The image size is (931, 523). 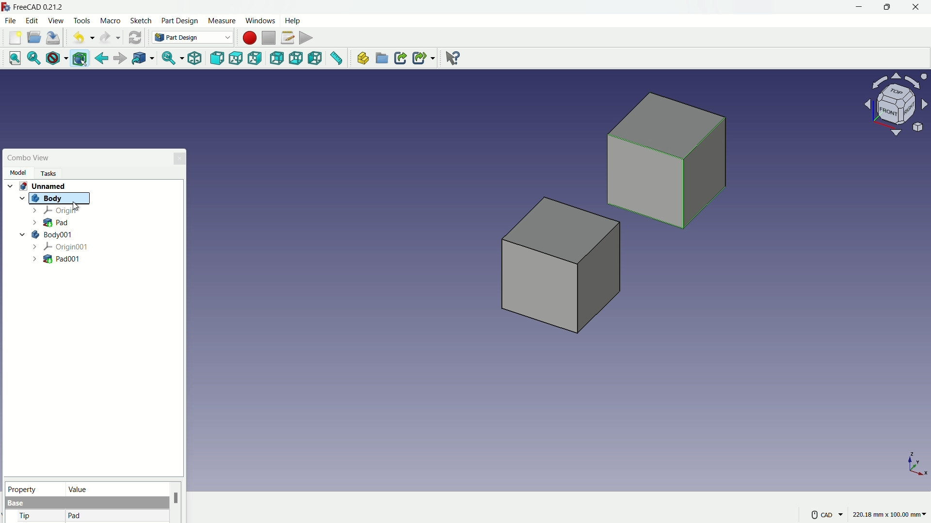 What do you see at coordinates (115, 489) in the screenshot?
I see `value` at bounding box center [115, 489].